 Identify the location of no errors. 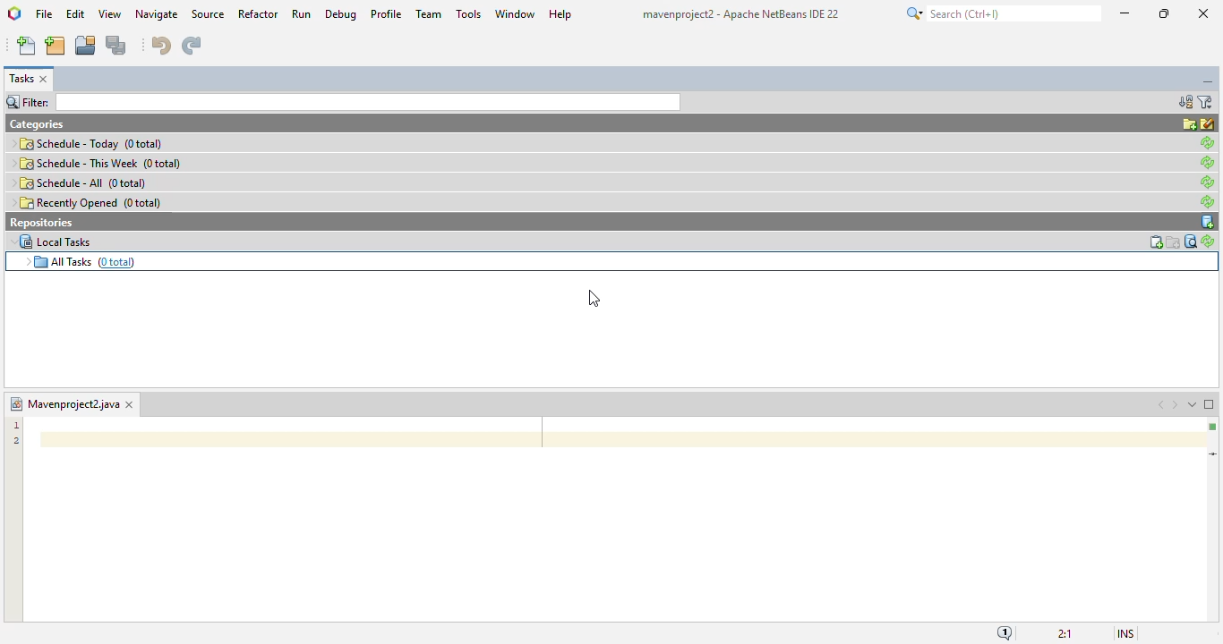
(1212, 427).